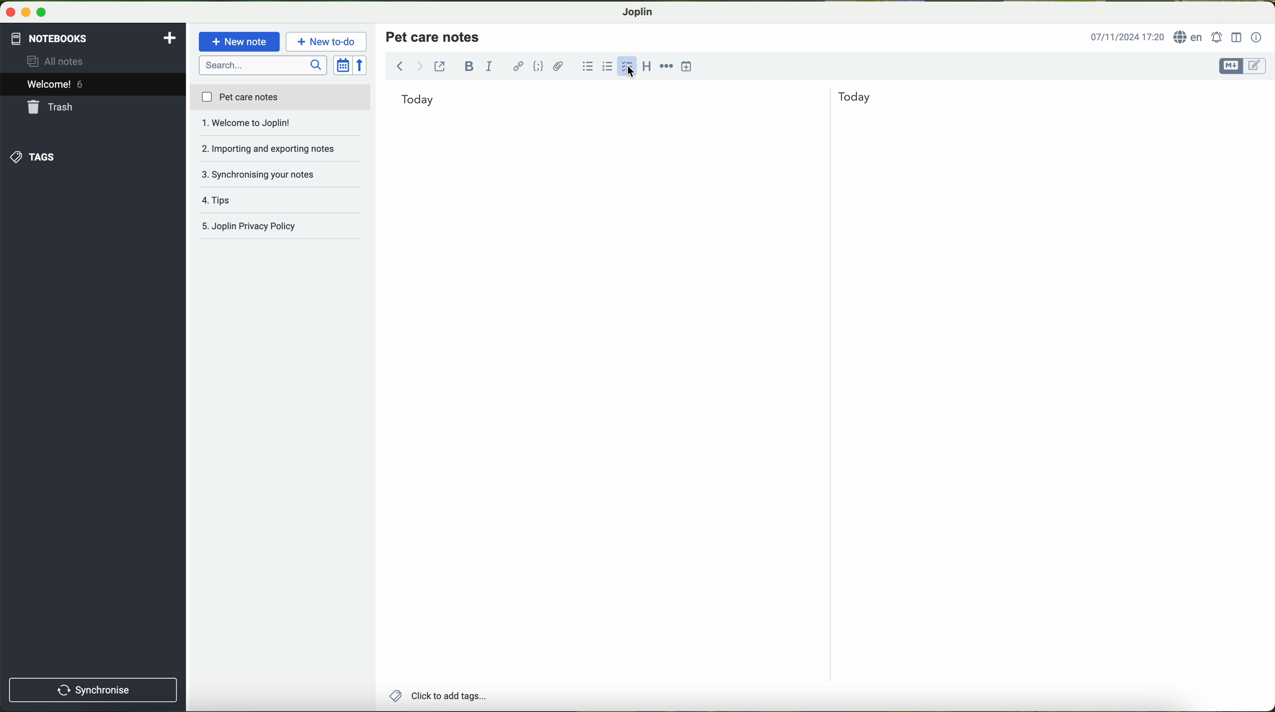 The height and width of the screenshot is (712, 1275). Describe the element at coordinates (629, 67) in the screenshot. I see `cursor on checkbox option` at that location.